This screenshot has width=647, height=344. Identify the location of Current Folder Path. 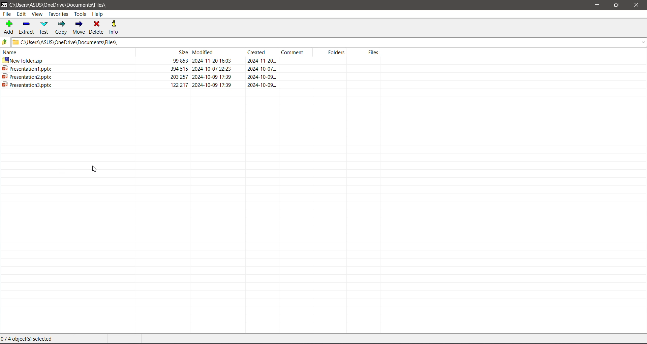
(60, 4).